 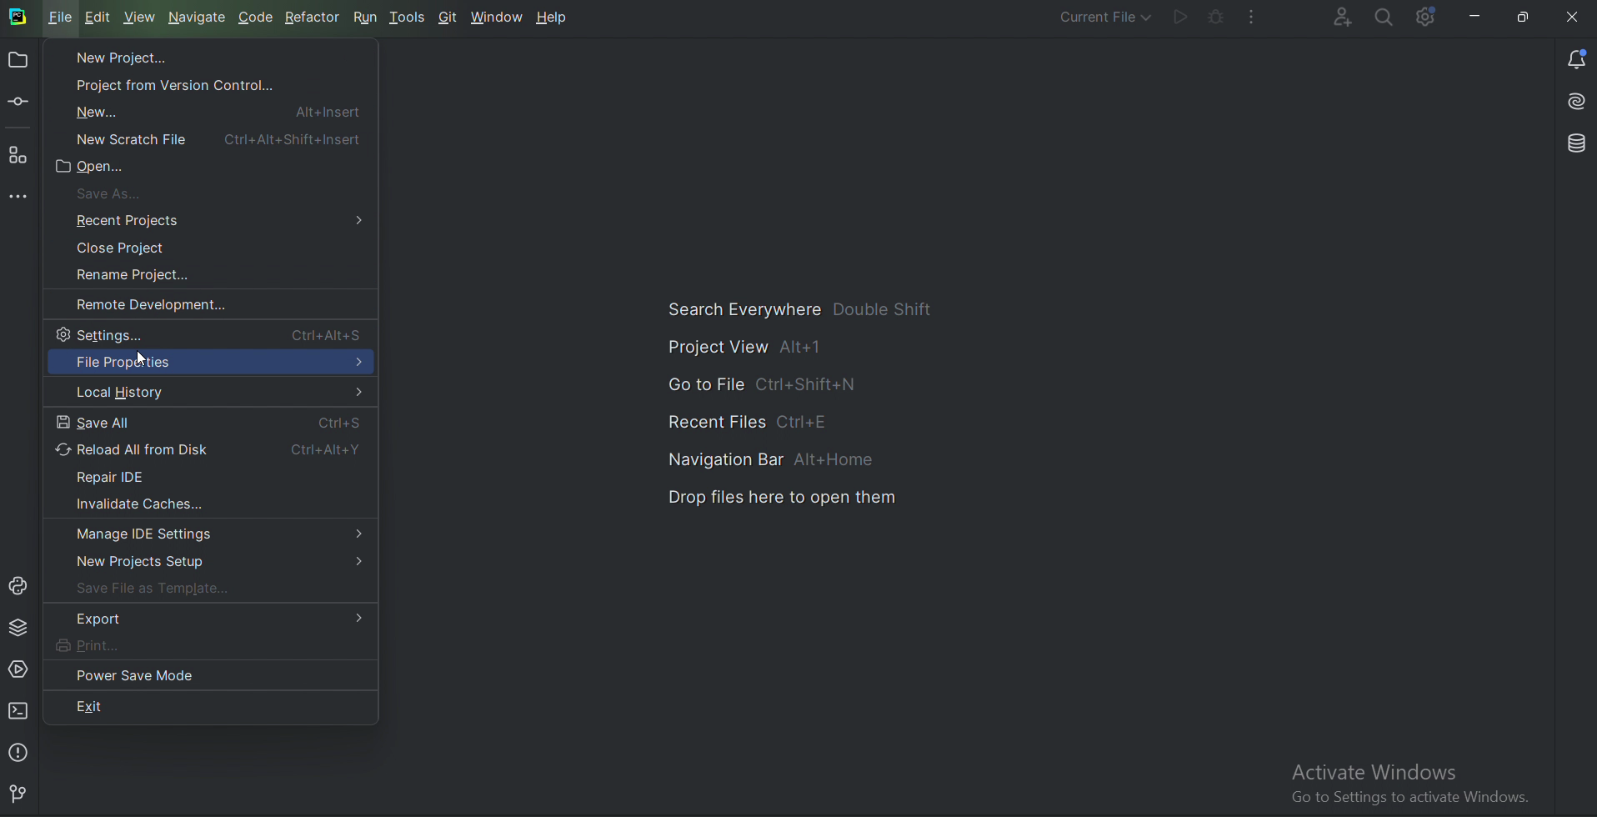 I want to click on Save all, so click(x=210, y=422).